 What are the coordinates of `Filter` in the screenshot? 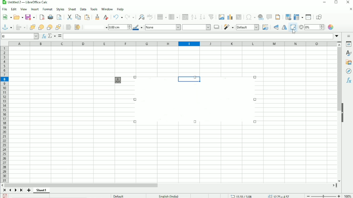 It's located at (229, 27).